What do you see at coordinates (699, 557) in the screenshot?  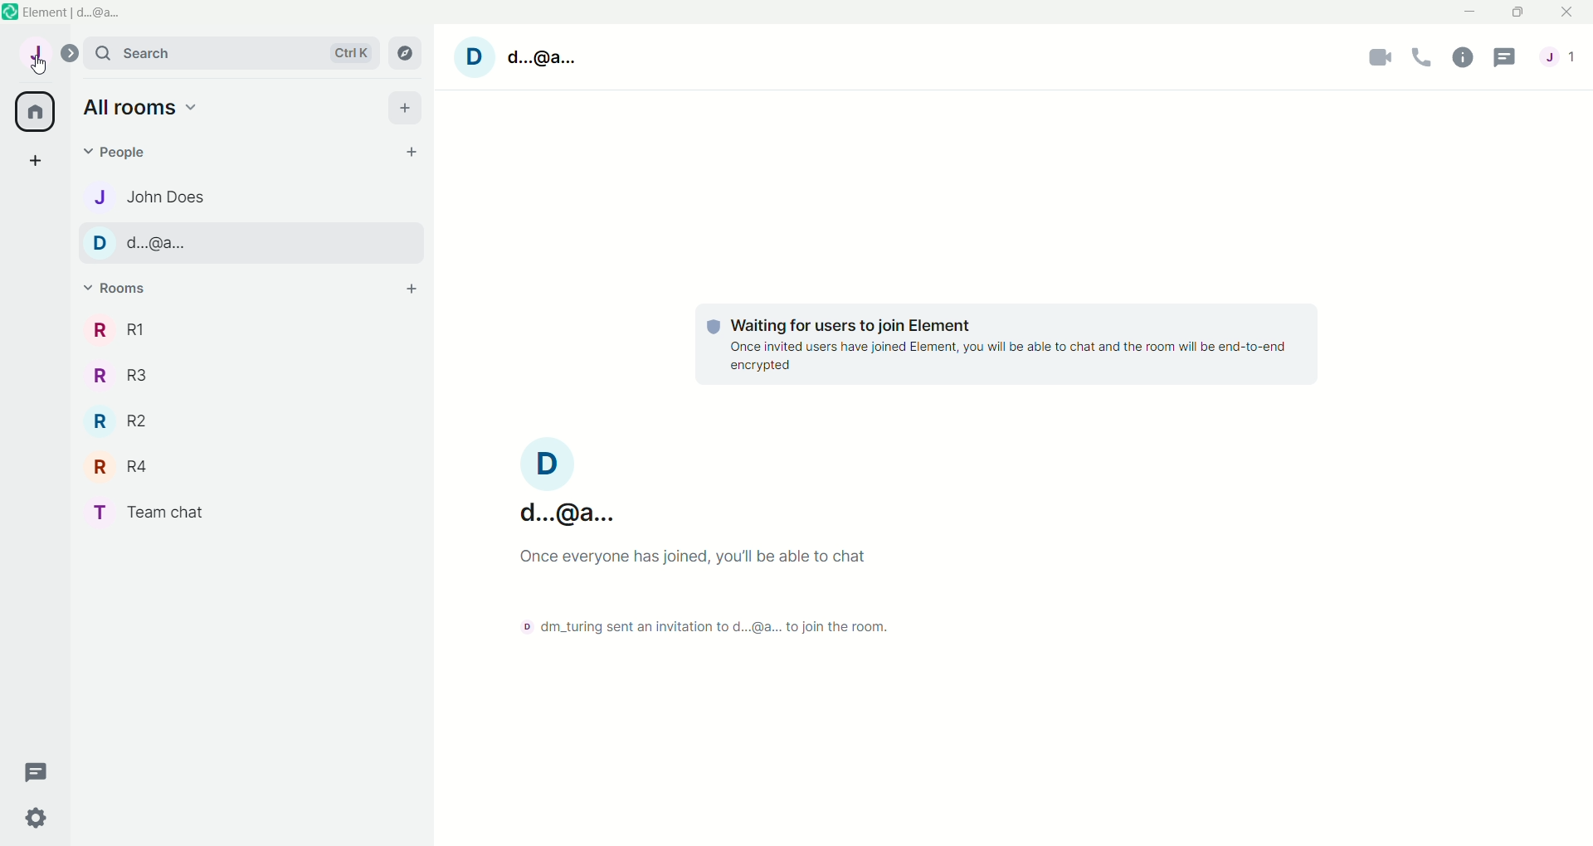 I see `Once everyone has joined, you'll be able to chat` at bounding box center [699, 557].